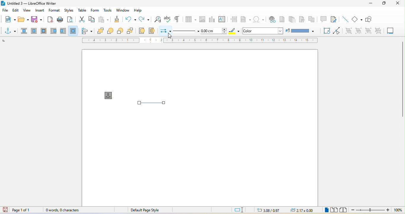 This screenshot has height=214, width=405. Describe the element at coordinates (6, 11) in the screenshot. I see `file` at that location.